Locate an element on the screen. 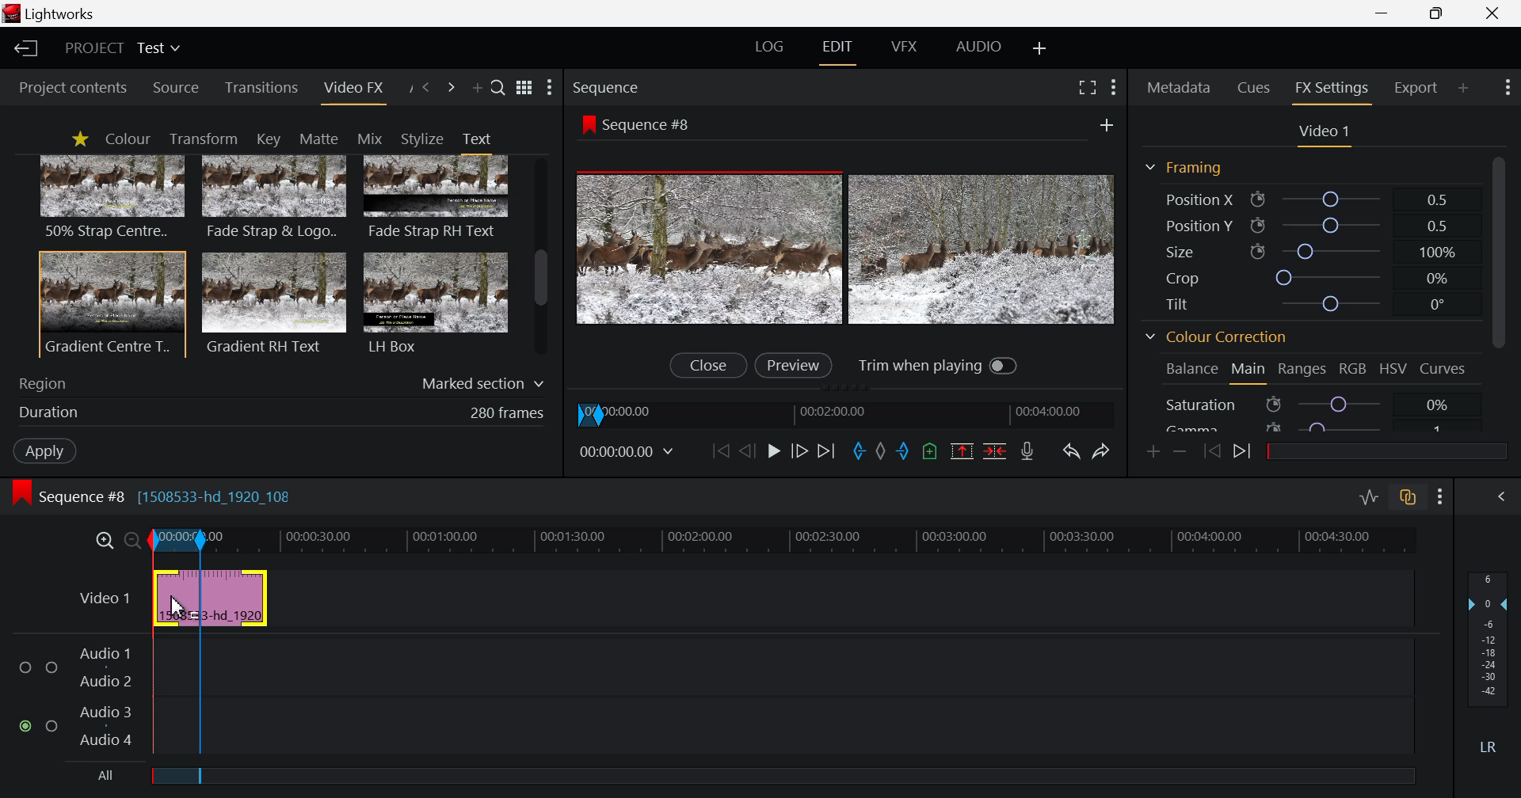 The width and height of the screenshot is (1521, 798). Position Y is located at coordinates (1310, 226).